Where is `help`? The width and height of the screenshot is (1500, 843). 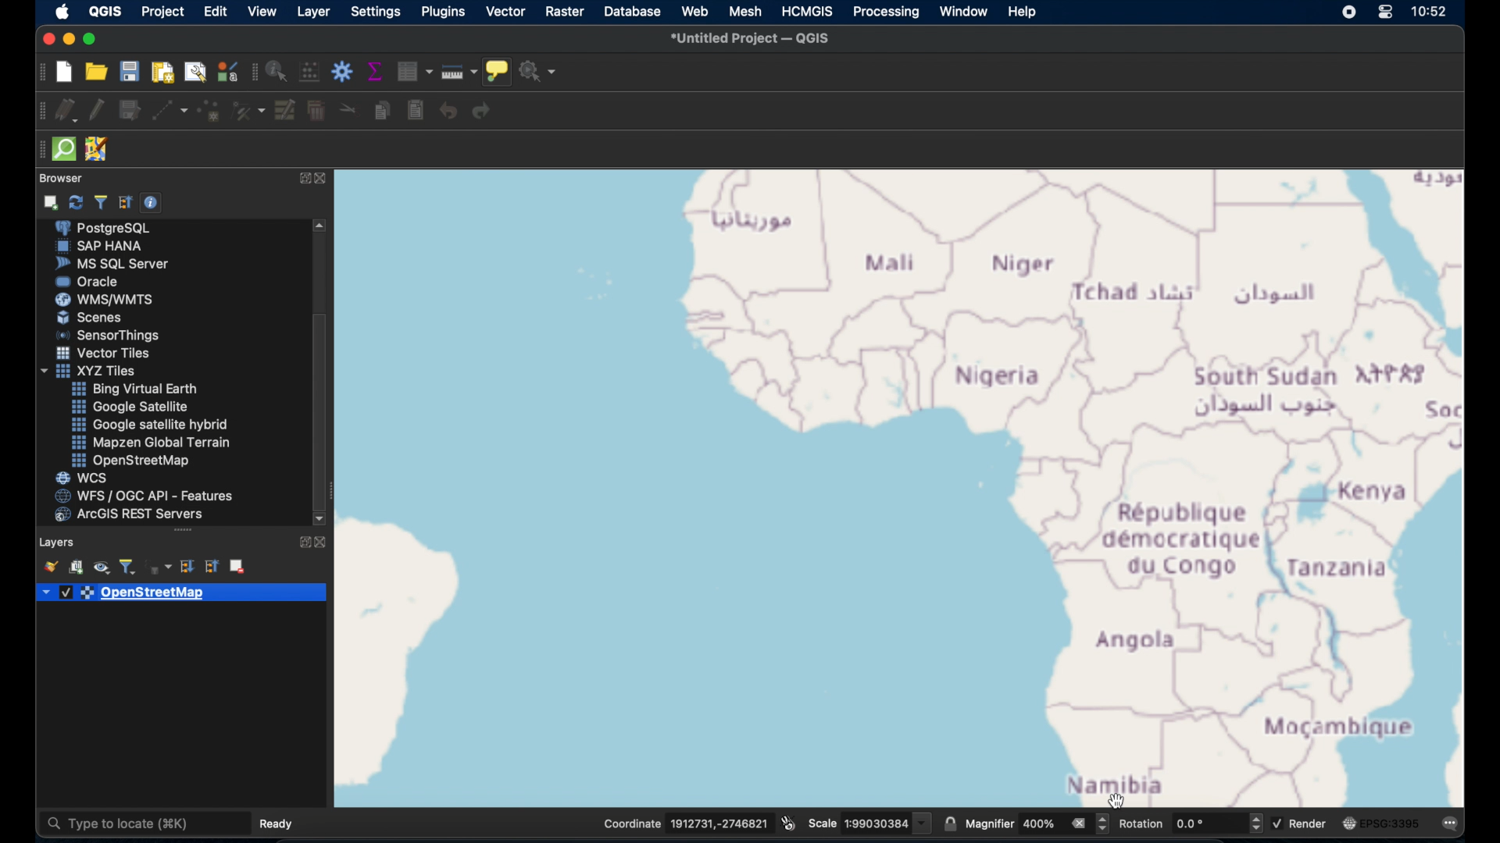 help is located at coordinates (1023, 12).